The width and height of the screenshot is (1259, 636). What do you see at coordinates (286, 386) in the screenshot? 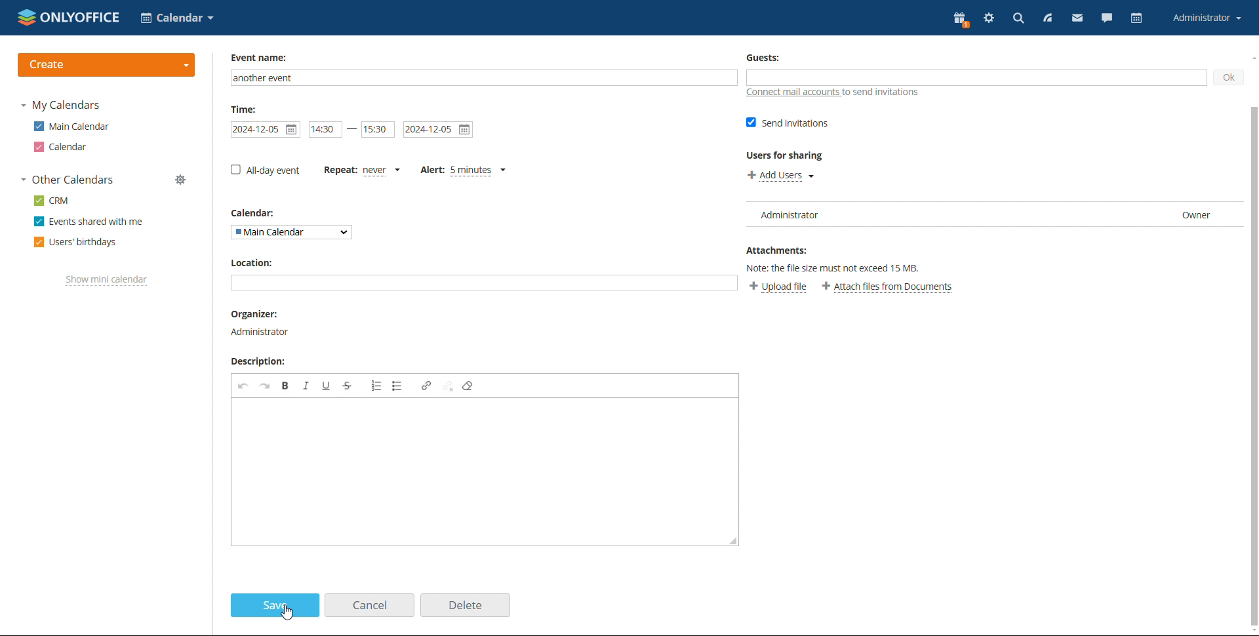
I see `bold` at bounding box center [286, 386].